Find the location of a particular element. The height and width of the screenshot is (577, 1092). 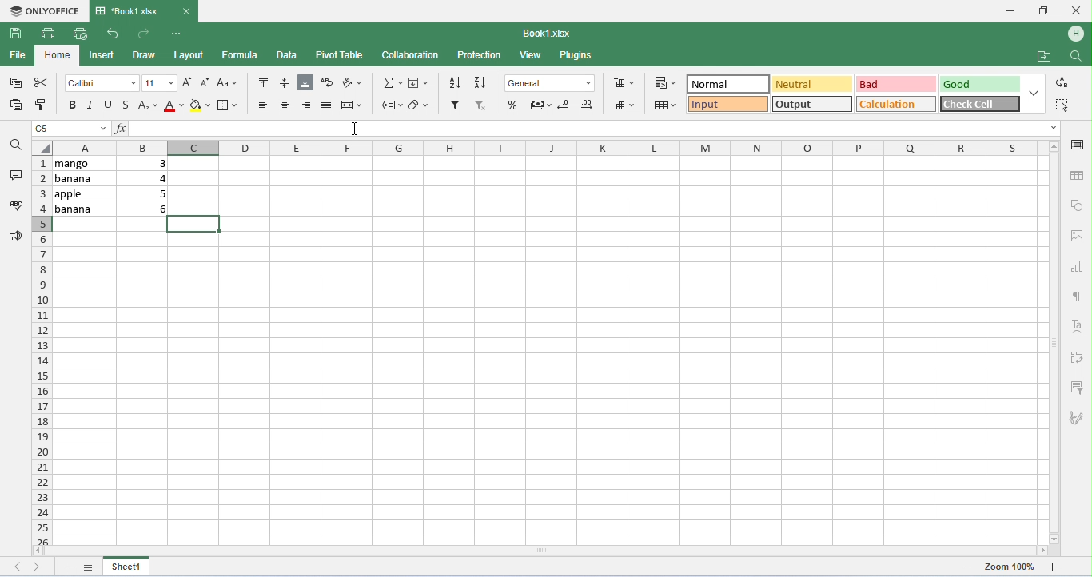

select all is located at coordinates (1064, 105).